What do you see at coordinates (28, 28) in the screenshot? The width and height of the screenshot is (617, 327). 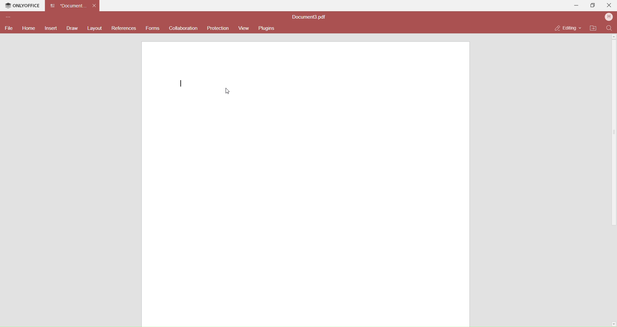 I see `Home` at bounding box center [28, 28].